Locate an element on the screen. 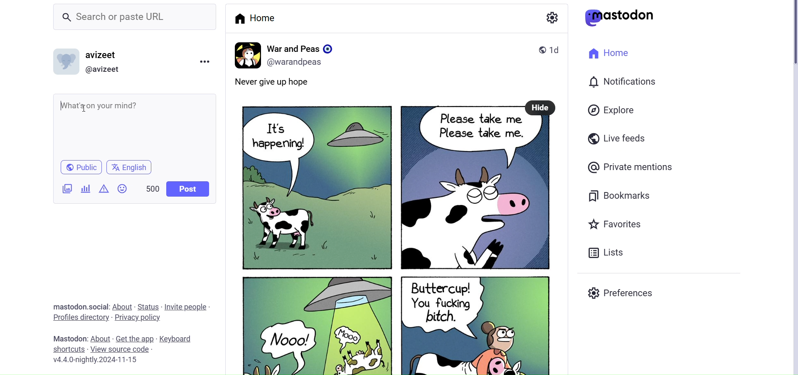  Privacy Policy is located at coordinates (138, 317).